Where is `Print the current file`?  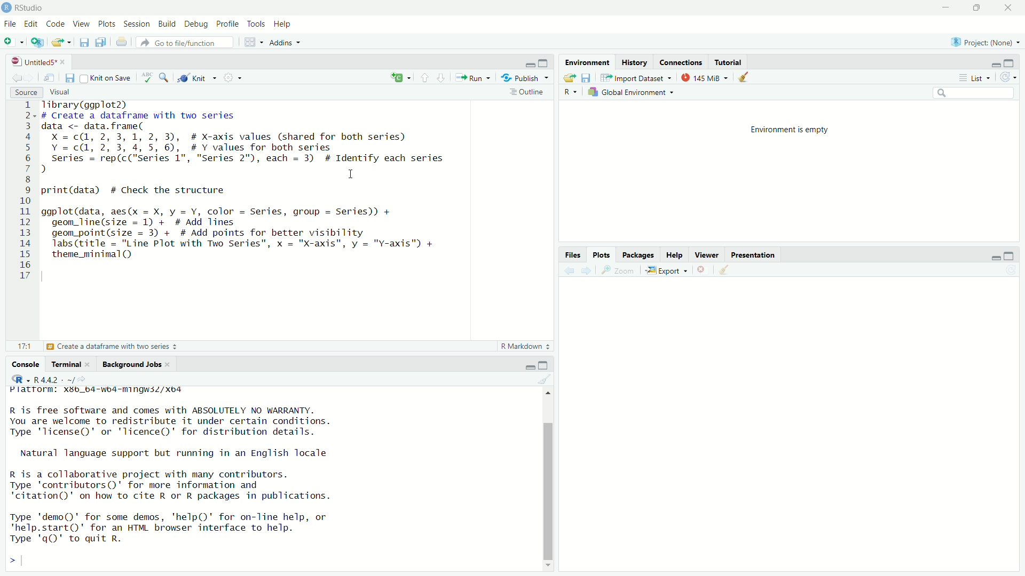
Print the current file is located at coordinates (122, 42).